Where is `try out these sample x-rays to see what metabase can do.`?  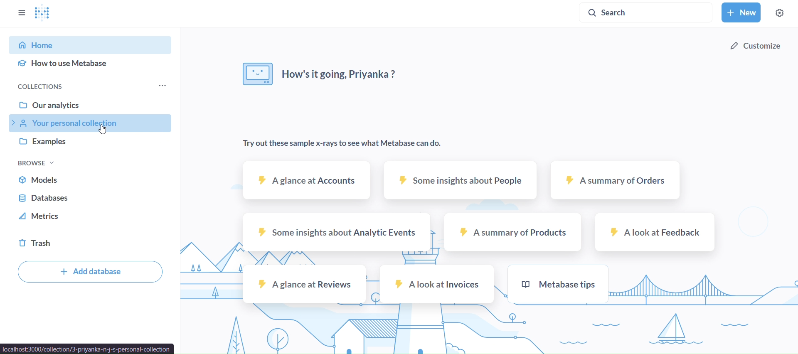
try out these sample x-rays to see what metabase can do. is located at coordinates (346, 143).